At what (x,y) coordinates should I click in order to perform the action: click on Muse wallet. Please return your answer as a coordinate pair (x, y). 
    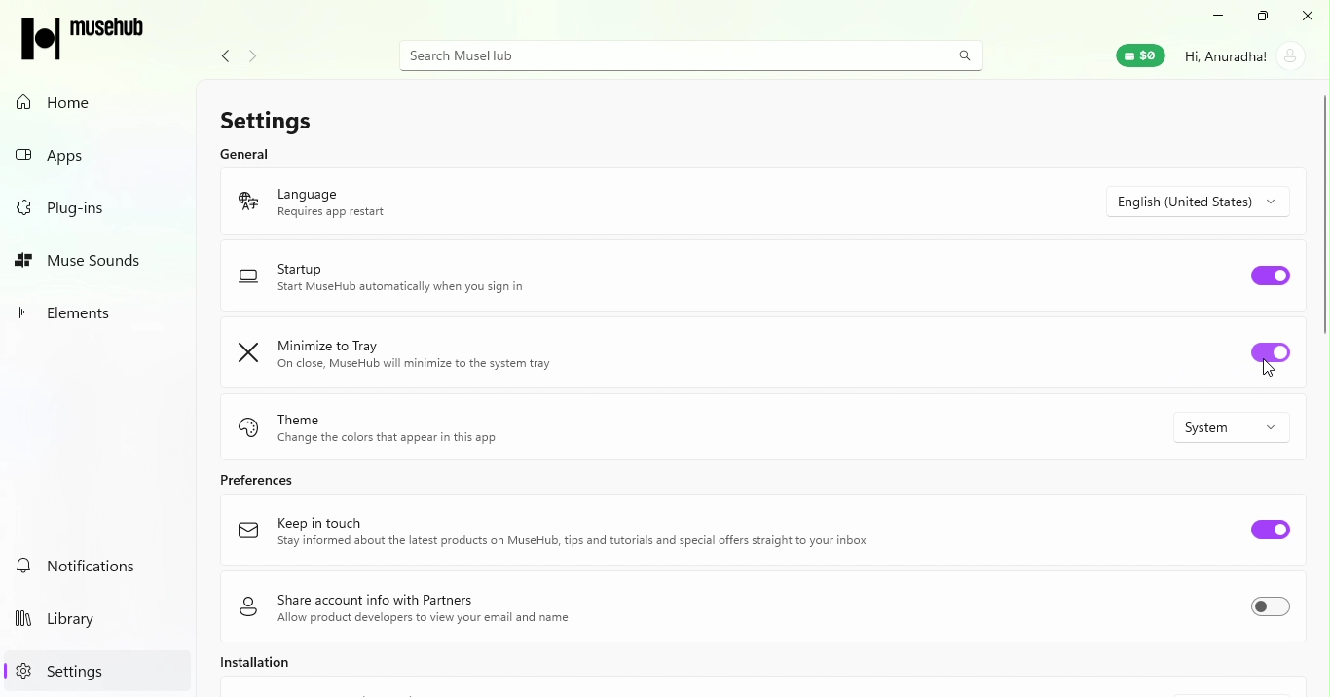
    Looking at the image, I should click on (1143, 59).